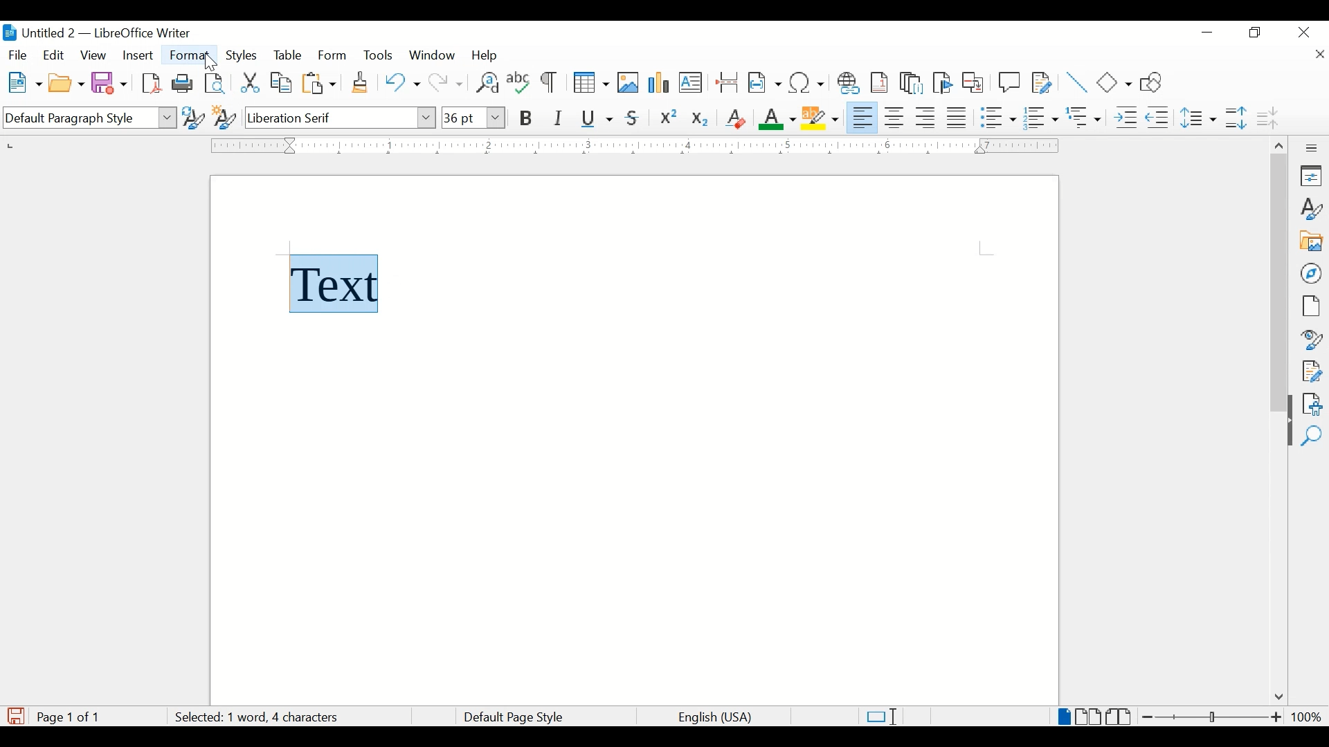 The height and width of the screenshot is (747, 1329). I want to click on table, so click(288, 55).